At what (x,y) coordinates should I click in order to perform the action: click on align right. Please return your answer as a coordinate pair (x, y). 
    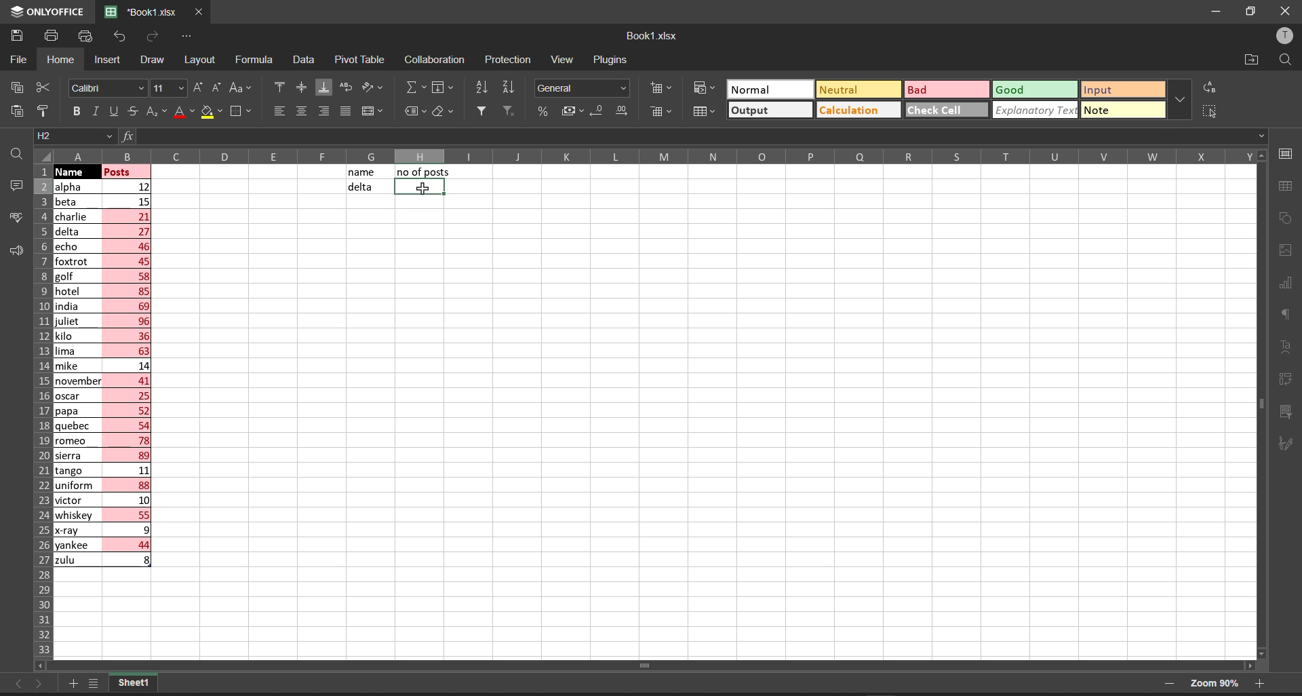
    Looking at the image, I should click on (321, 111).